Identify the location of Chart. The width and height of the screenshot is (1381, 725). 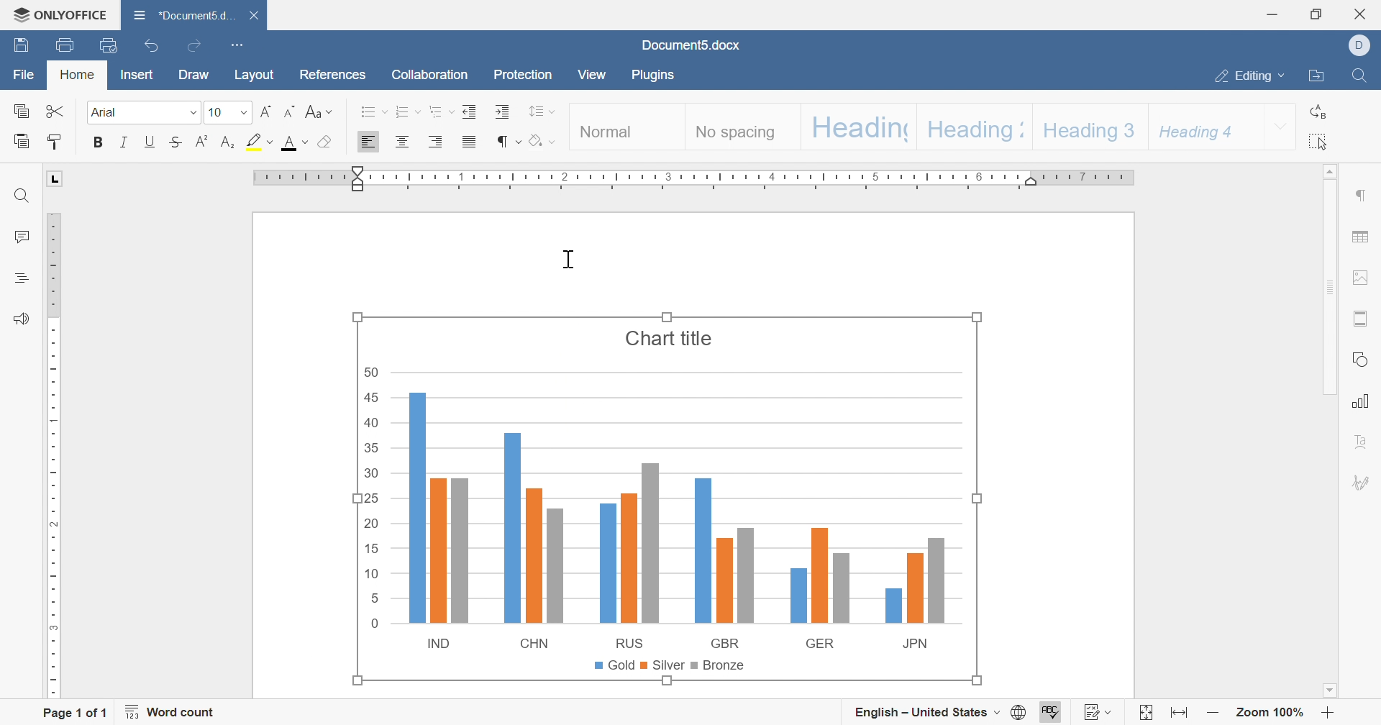
(665, 498).